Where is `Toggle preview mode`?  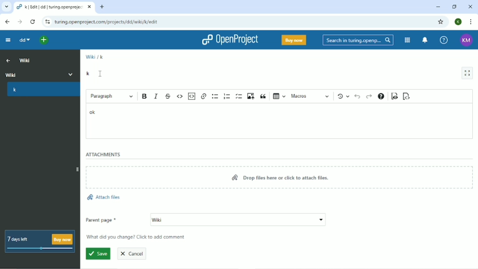 Toggle preview mode is located at coordinates (394, 96).